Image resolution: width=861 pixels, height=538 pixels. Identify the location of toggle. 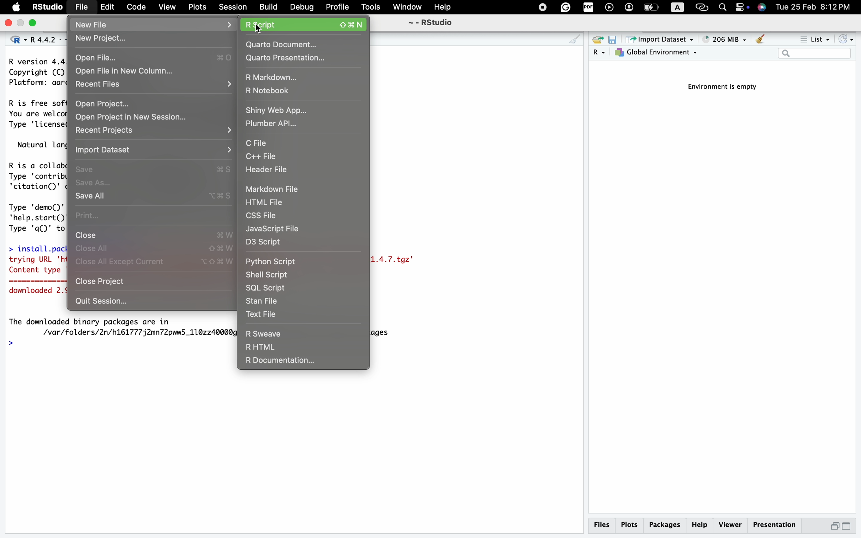
(742, 8).